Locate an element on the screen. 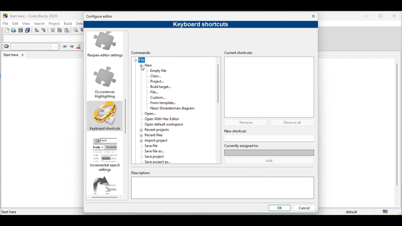 This screenshot has width=402, height=226. build is located at coordinates (68, 24).